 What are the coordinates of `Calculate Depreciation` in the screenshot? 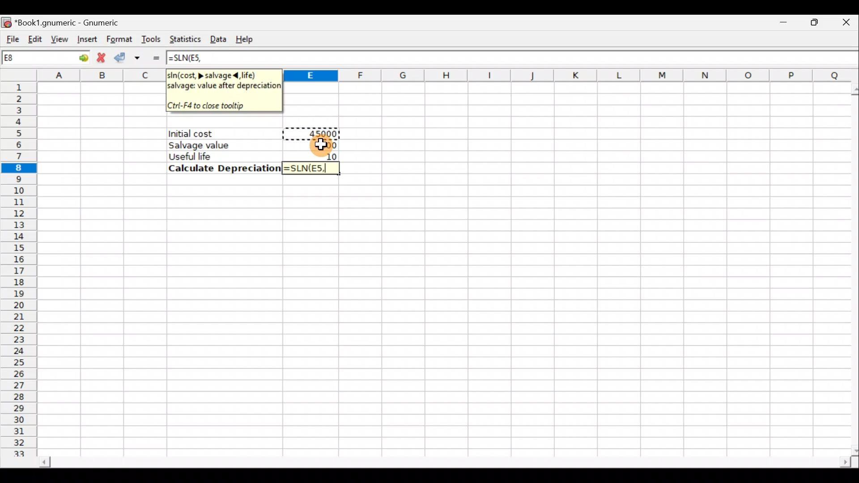 It's located at (222, 168).